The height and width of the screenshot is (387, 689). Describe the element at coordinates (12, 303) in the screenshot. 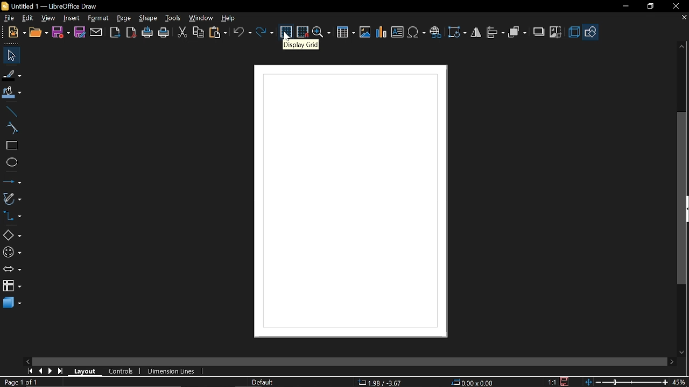

I see `3d effects` at that location.